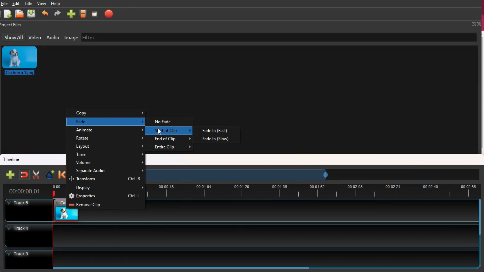 The width and height of the screenshot is (484, 272). I want to click on no fade, so click(168, 121).